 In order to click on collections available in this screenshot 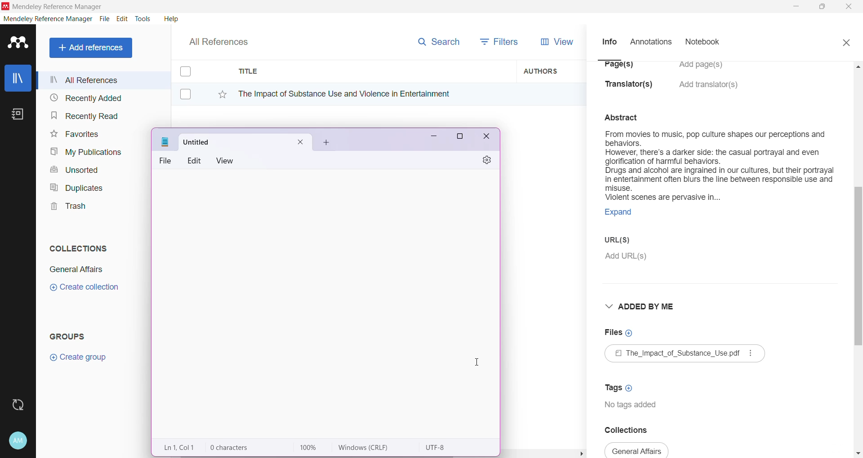, I will do `click(637, 450)`.